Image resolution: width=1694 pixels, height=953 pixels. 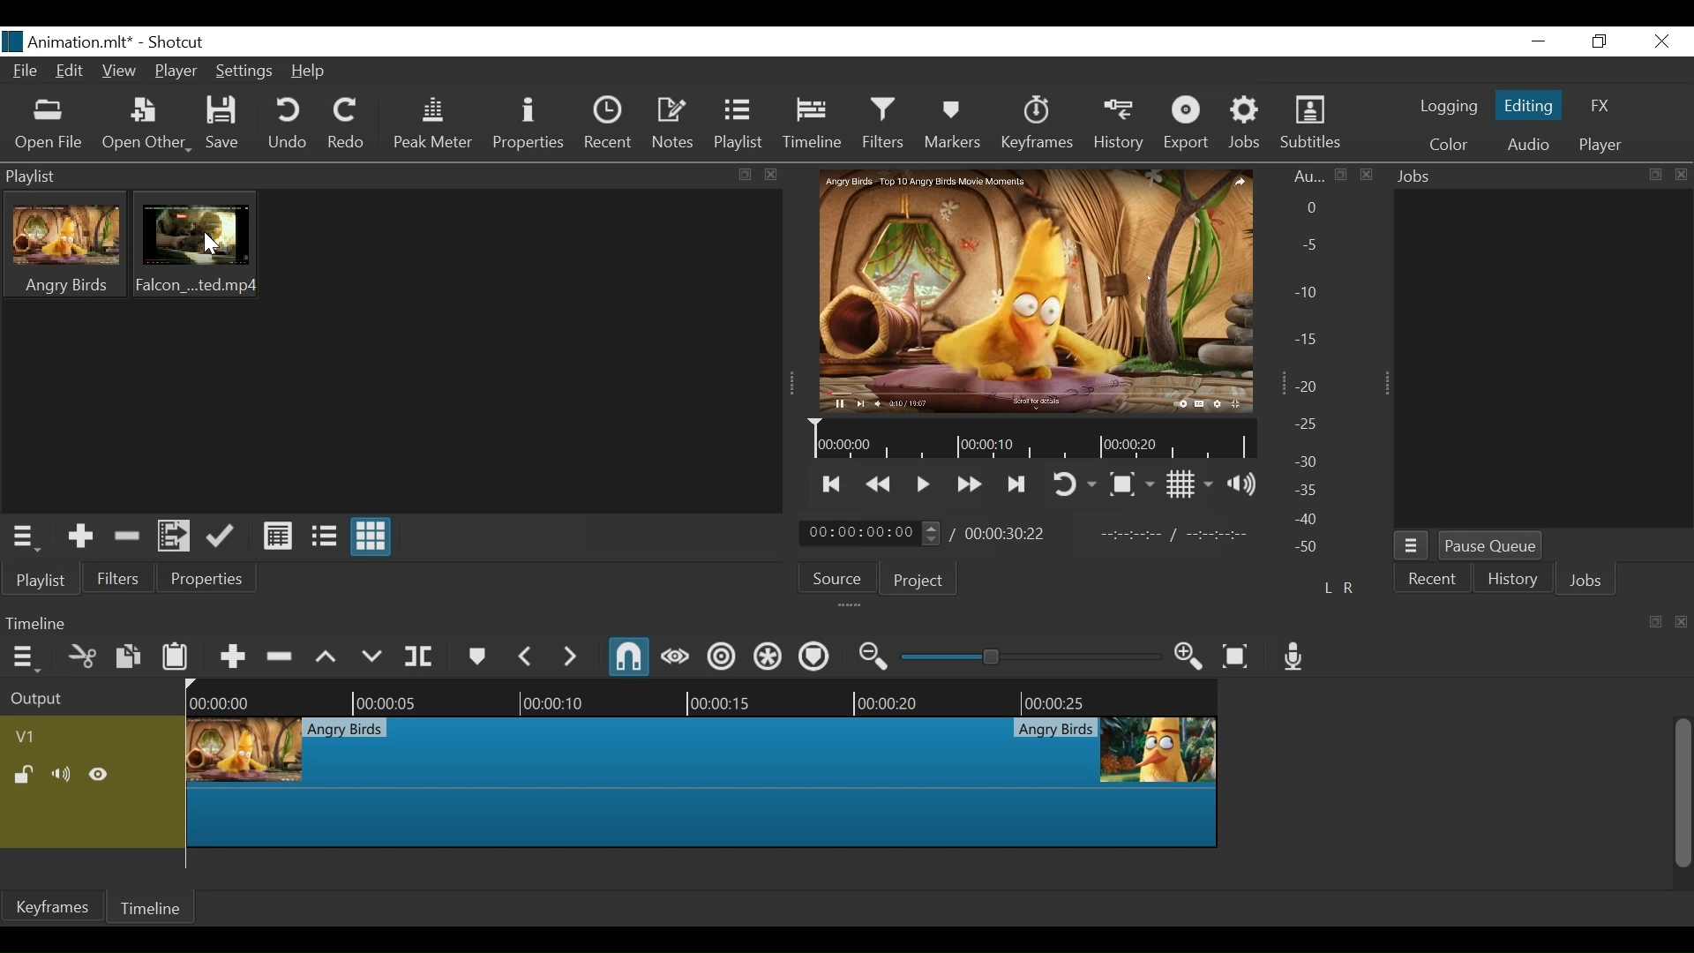 I want to click on Subtitles, so click(x=1314, y=123).